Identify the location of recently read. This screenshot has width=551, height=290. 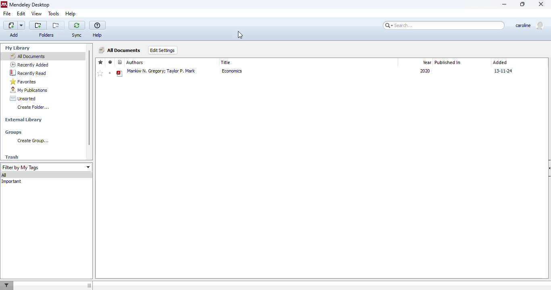
(27, 72).